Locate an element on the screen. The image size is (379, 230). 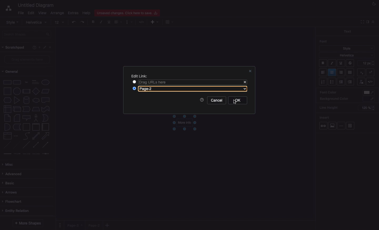
Superscript  is located at coordinates (361, 72).